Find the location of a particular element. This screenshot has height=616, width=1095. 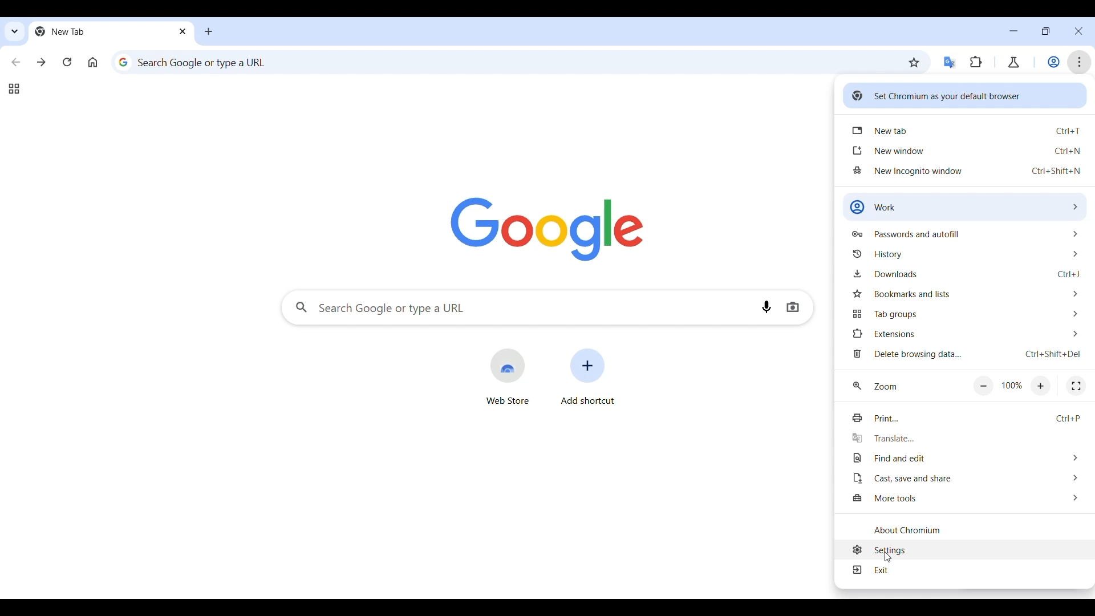

Close current tab is located at coordinates (183, 31).